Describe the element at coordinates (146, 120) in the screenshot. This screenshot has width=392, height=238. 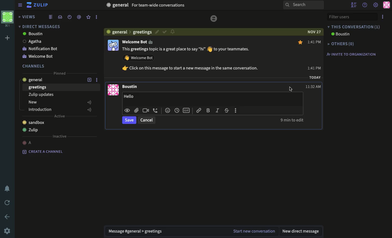
I see `cancel` at that location.